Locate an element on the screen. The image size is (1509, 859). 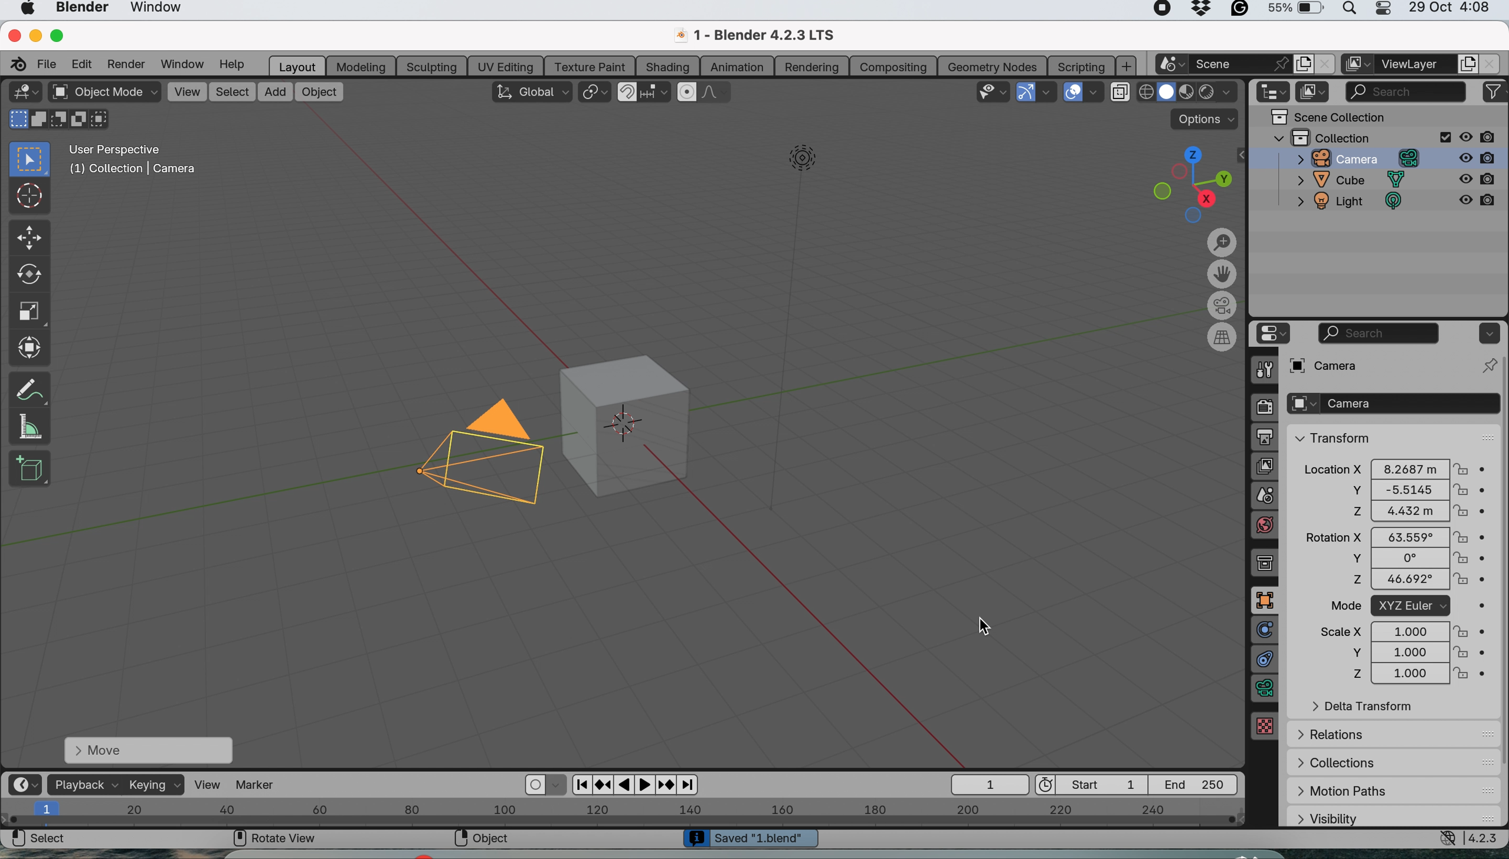
filters is located at coordinates (1495, 92).